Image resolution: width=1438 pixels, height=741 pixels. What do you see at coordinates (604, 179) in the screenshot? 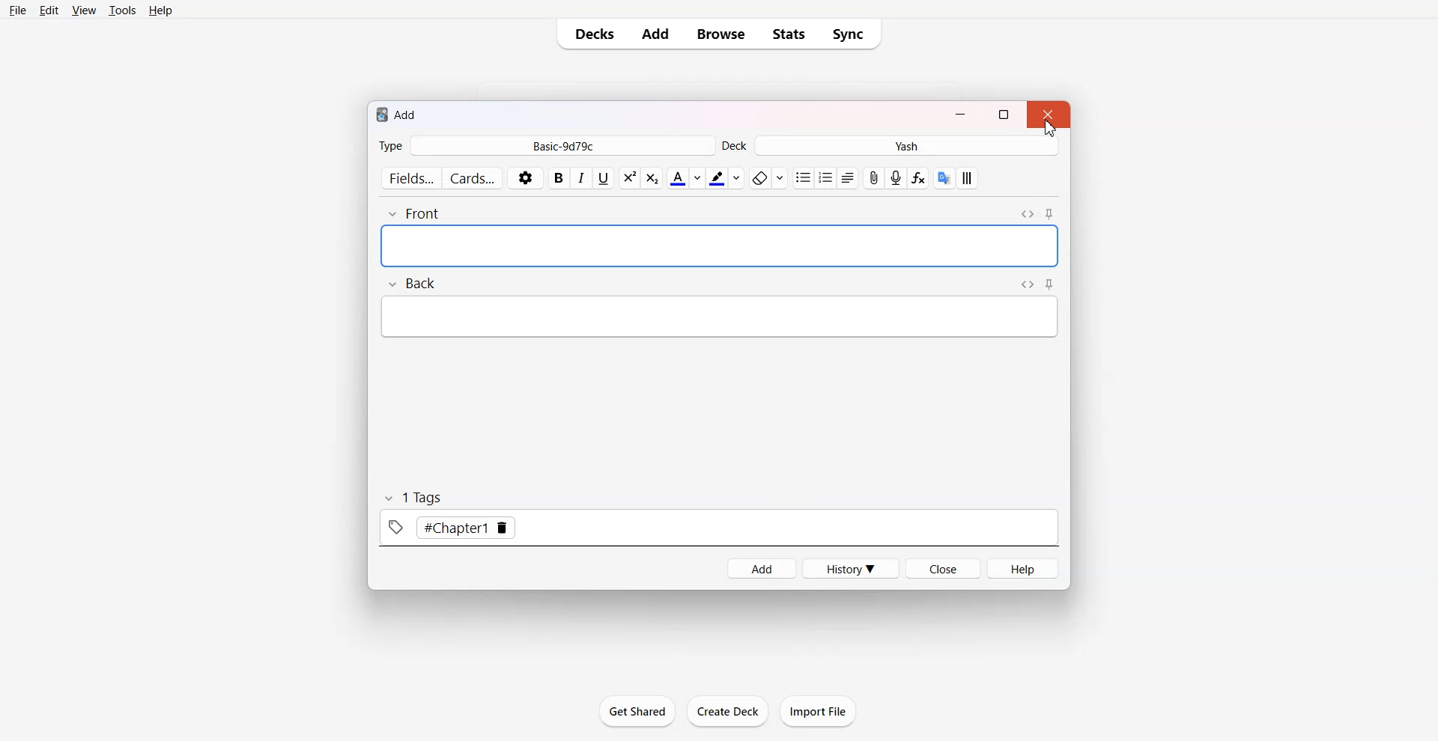
I see `Underline` at bounding box center [604, 179].